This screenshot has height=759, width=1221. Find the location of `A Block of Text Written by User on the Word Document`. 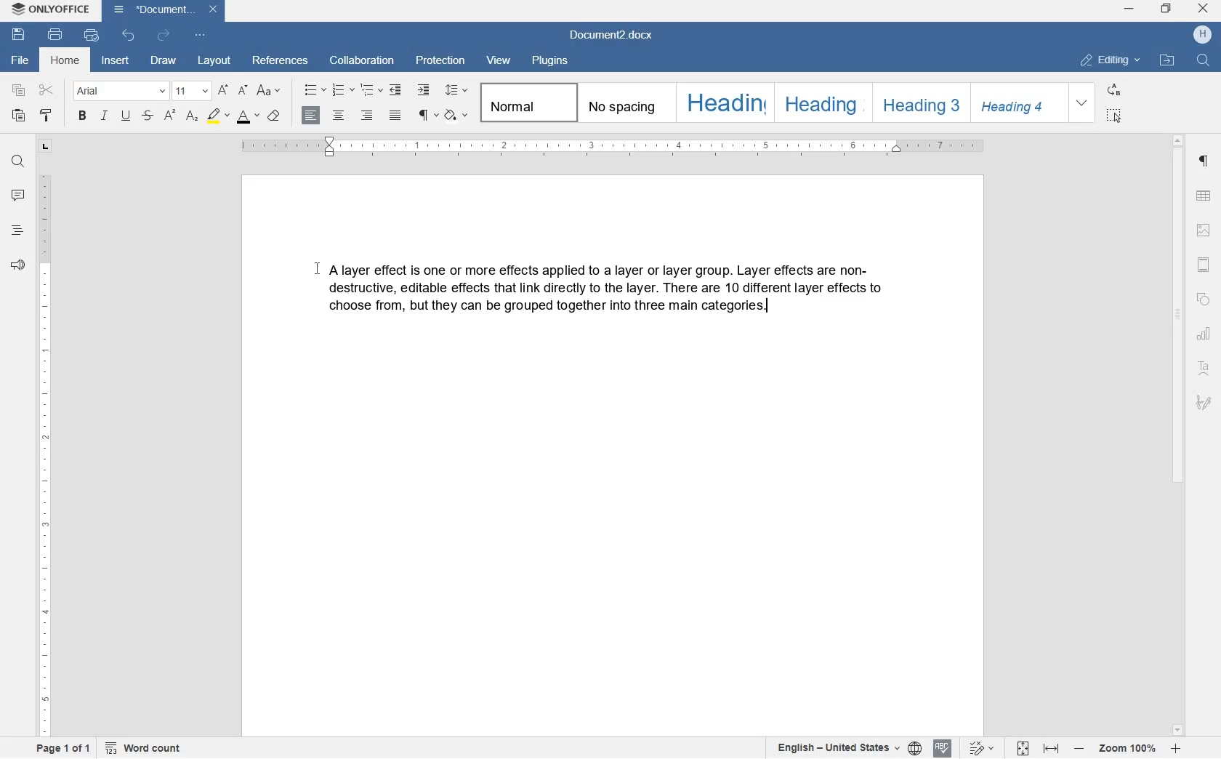

A Block of Text Written by User on the Word Document is located at coordinates (613, 291).